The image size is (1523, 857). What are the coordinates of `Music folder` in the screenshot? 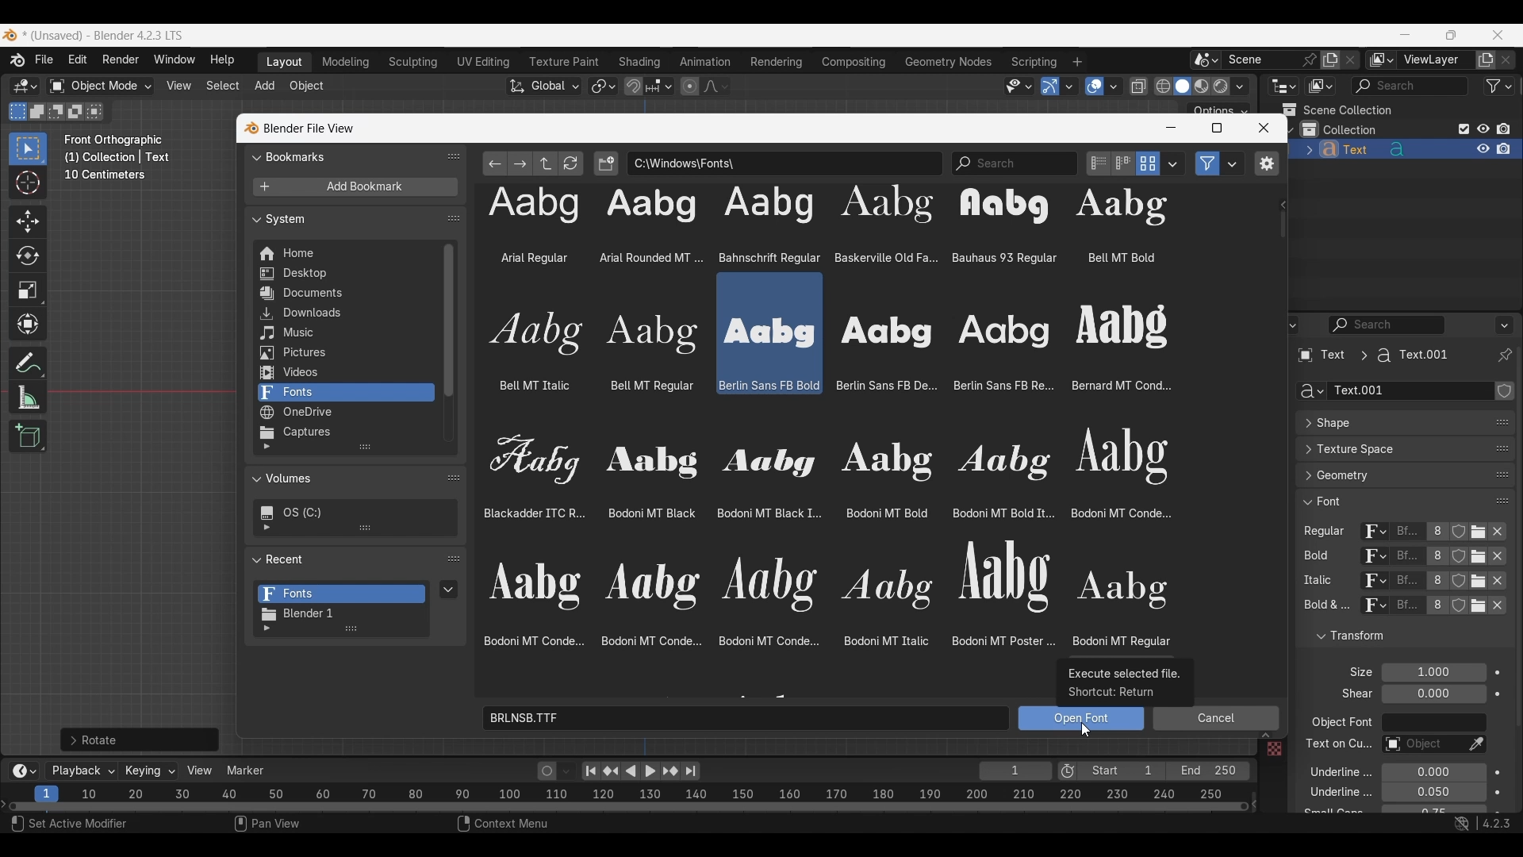 It's located at (343, 333).